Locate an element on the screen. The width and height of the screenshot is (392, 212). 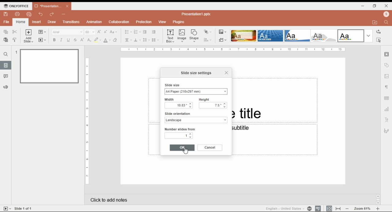
insert shape is located at coordinates (194, 36).